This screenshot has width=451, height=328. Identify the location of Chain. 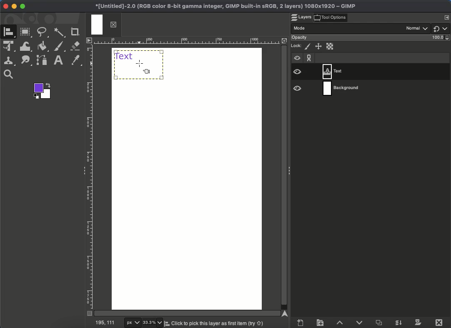
(309, 57).